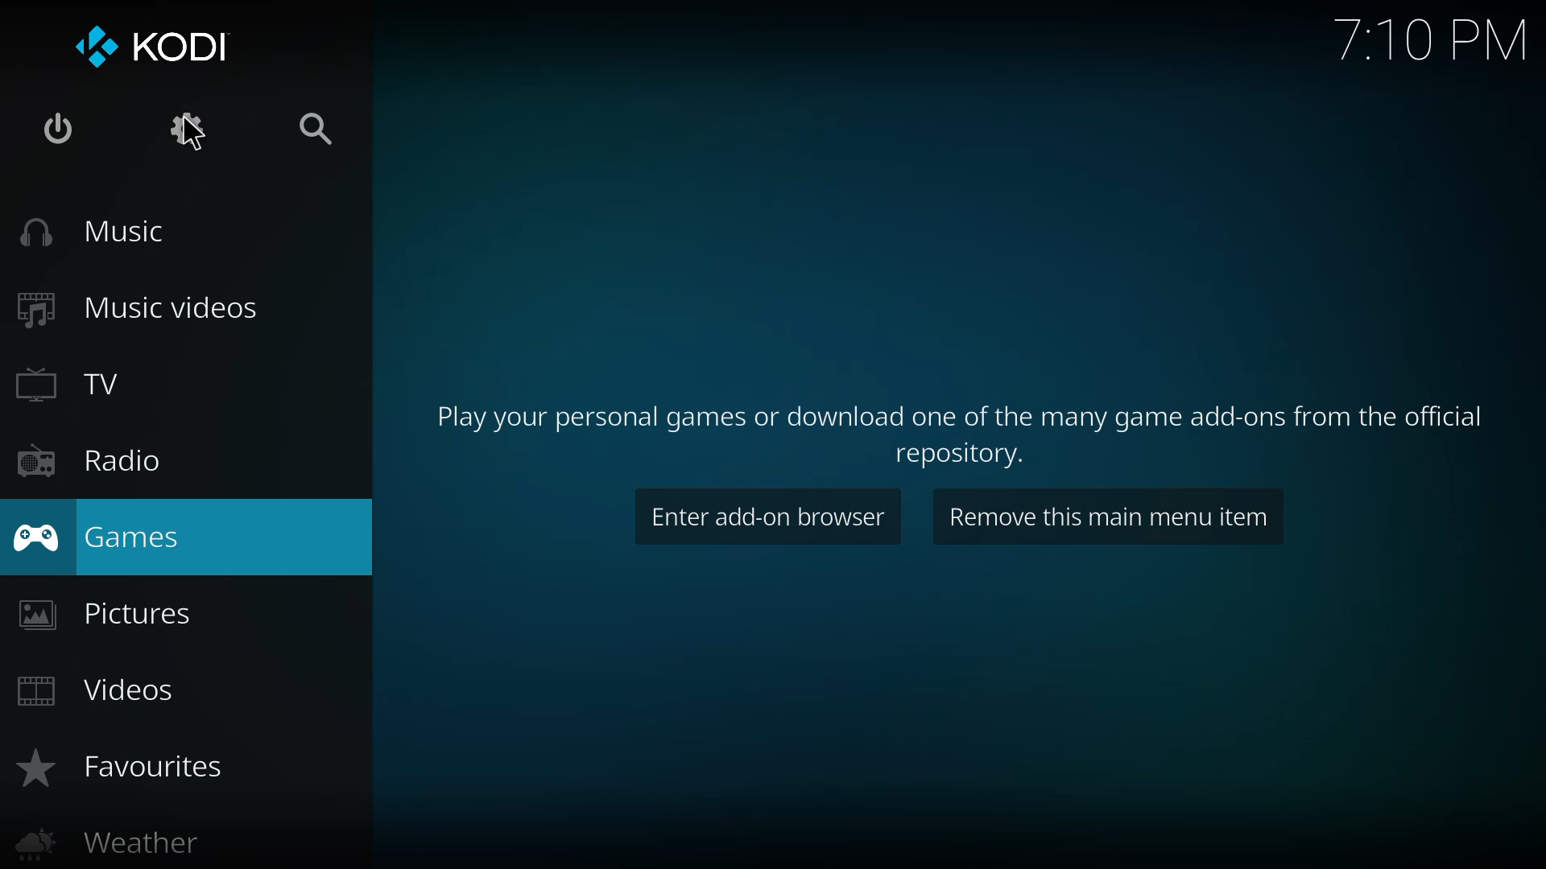 Image resolution: width=1546 pixels, height=869 pixels. I want to click on kodi, so click(155, 45).